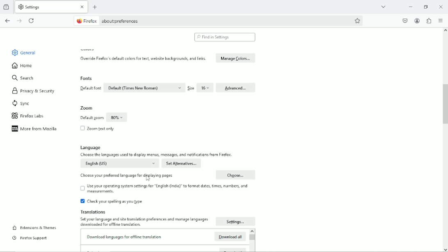 The height and width of the screenshot is (252, 448). Describe the element at coordinates (132, 88) in the screenshot. I see `Default font: Default (Times New Roman)` at that location.